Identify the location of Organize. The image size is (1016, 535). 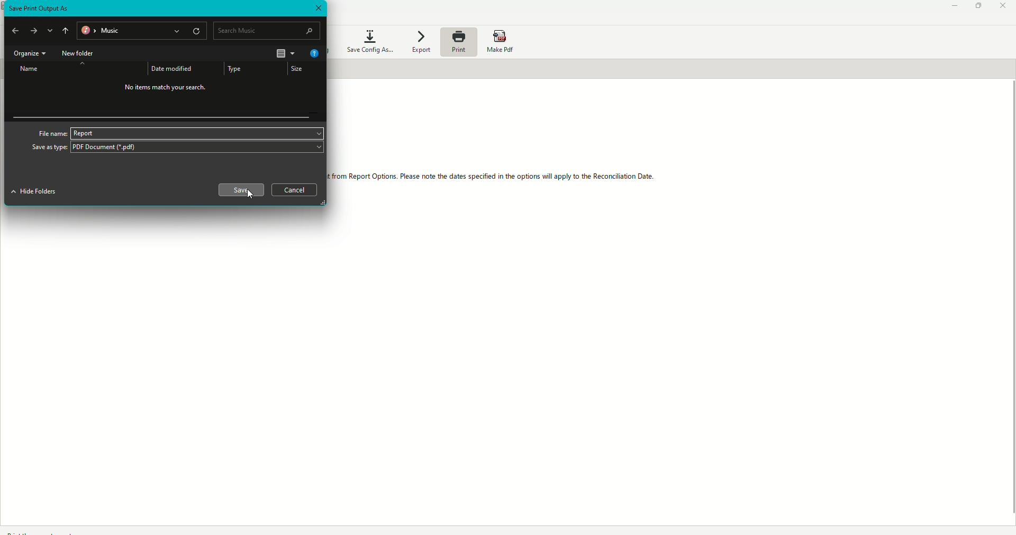
(28, 54).